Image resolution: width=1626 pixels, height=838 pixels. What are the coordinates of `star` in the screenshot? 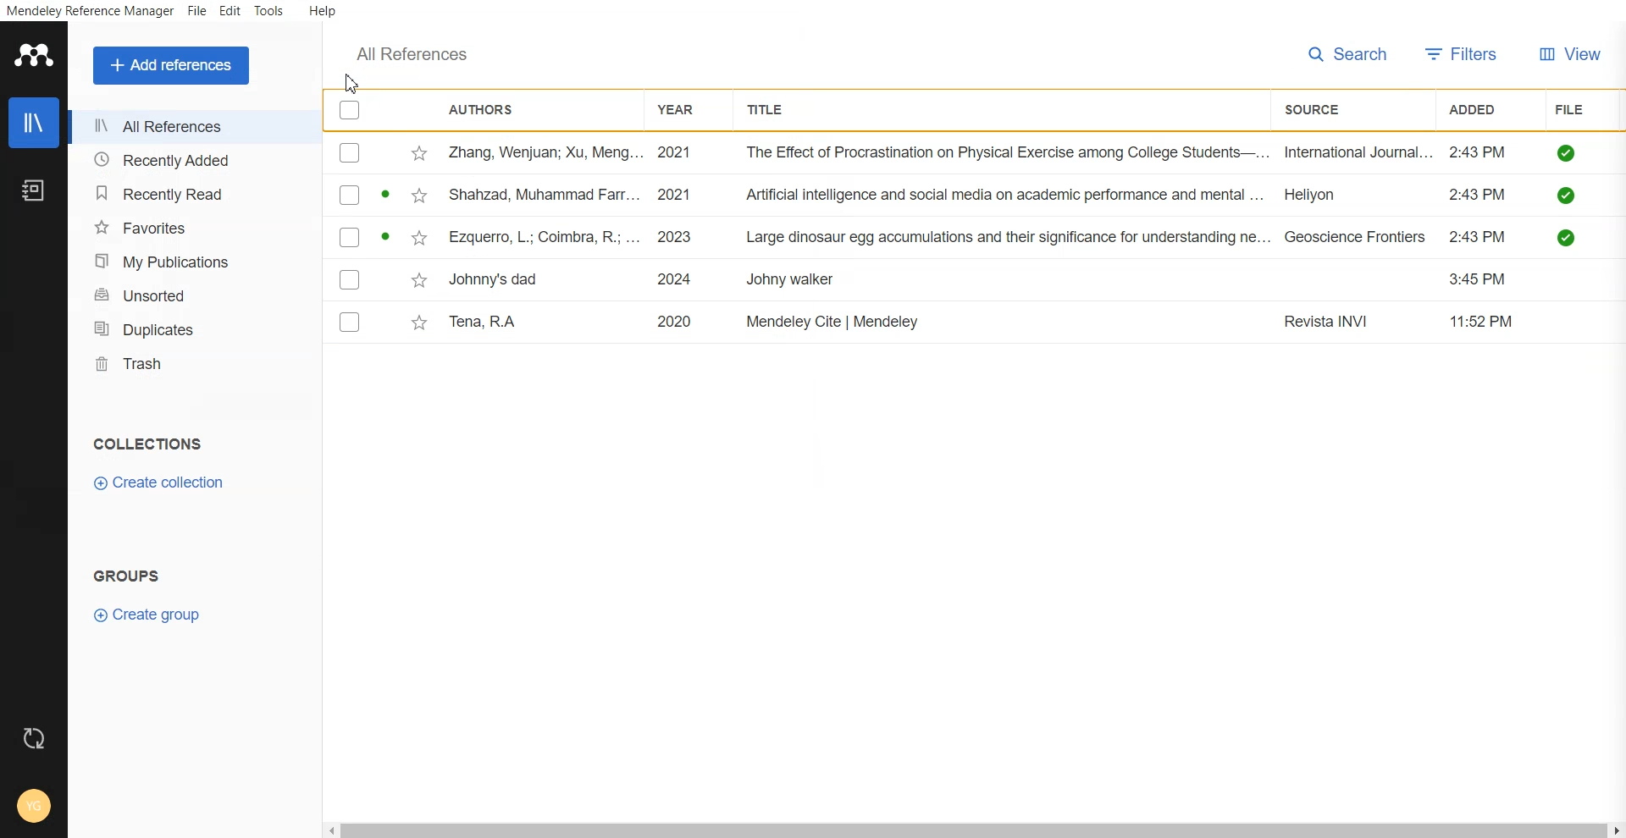 It's located at (417, 280).